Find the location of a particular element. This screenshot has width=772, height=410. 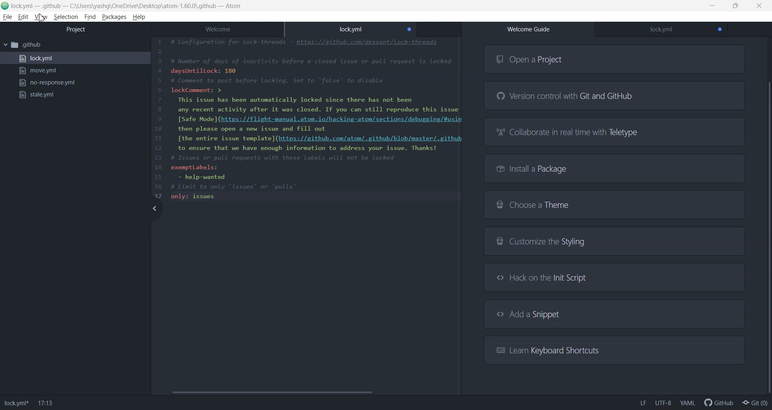

Maximize is located at coordinates (736, 6).